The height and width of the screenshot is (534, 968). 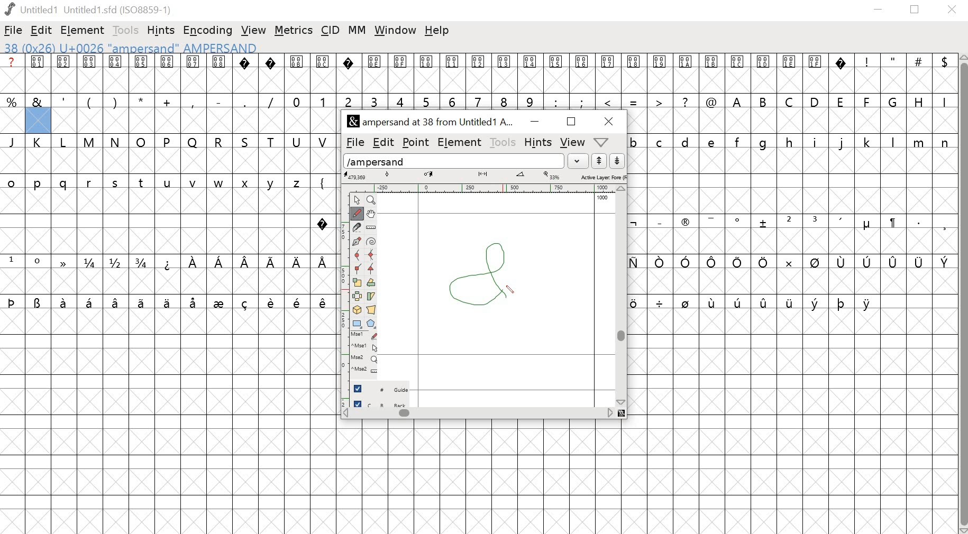 What do you see at coordinates (115, 102) in the screenshot?
I see `)` at bounding box center [115, 102].